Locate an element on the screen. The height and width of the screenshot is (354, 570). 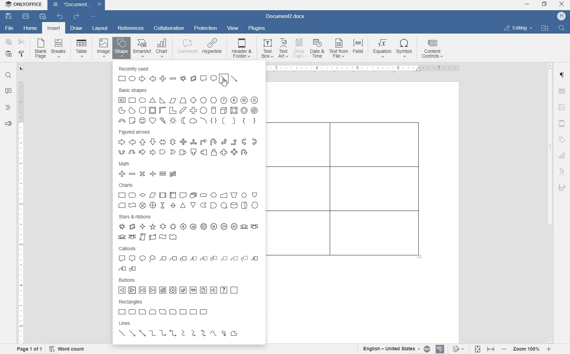
copy style is located at coordinates (22, 54).